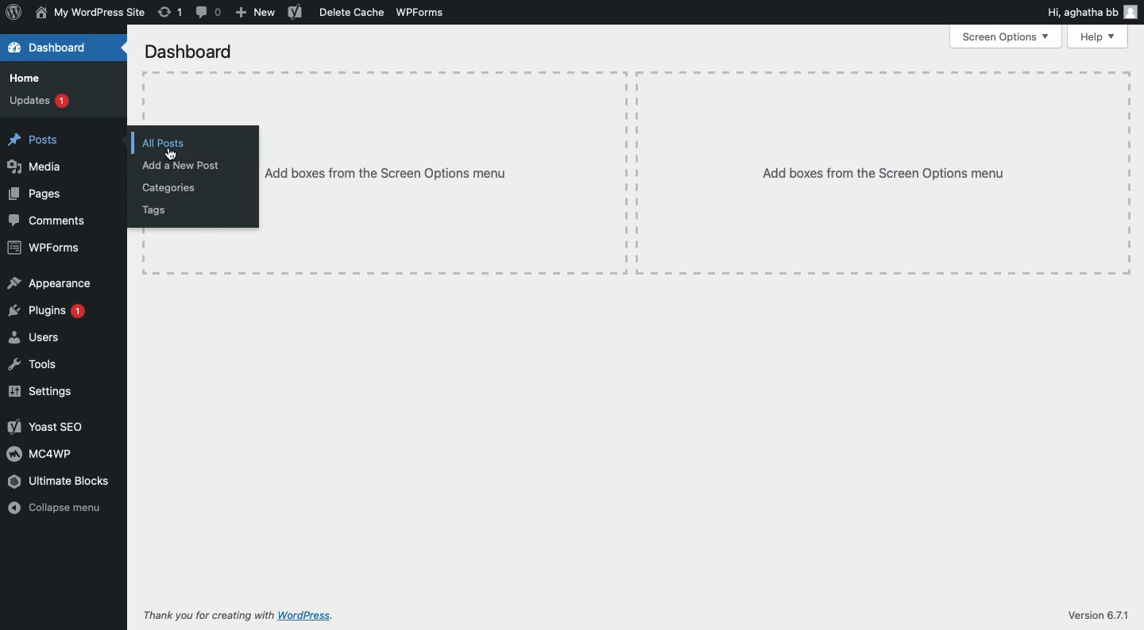 The height and width of the screenshot is (630, 1144). I want to click on Dashboard, so click(52, 49).